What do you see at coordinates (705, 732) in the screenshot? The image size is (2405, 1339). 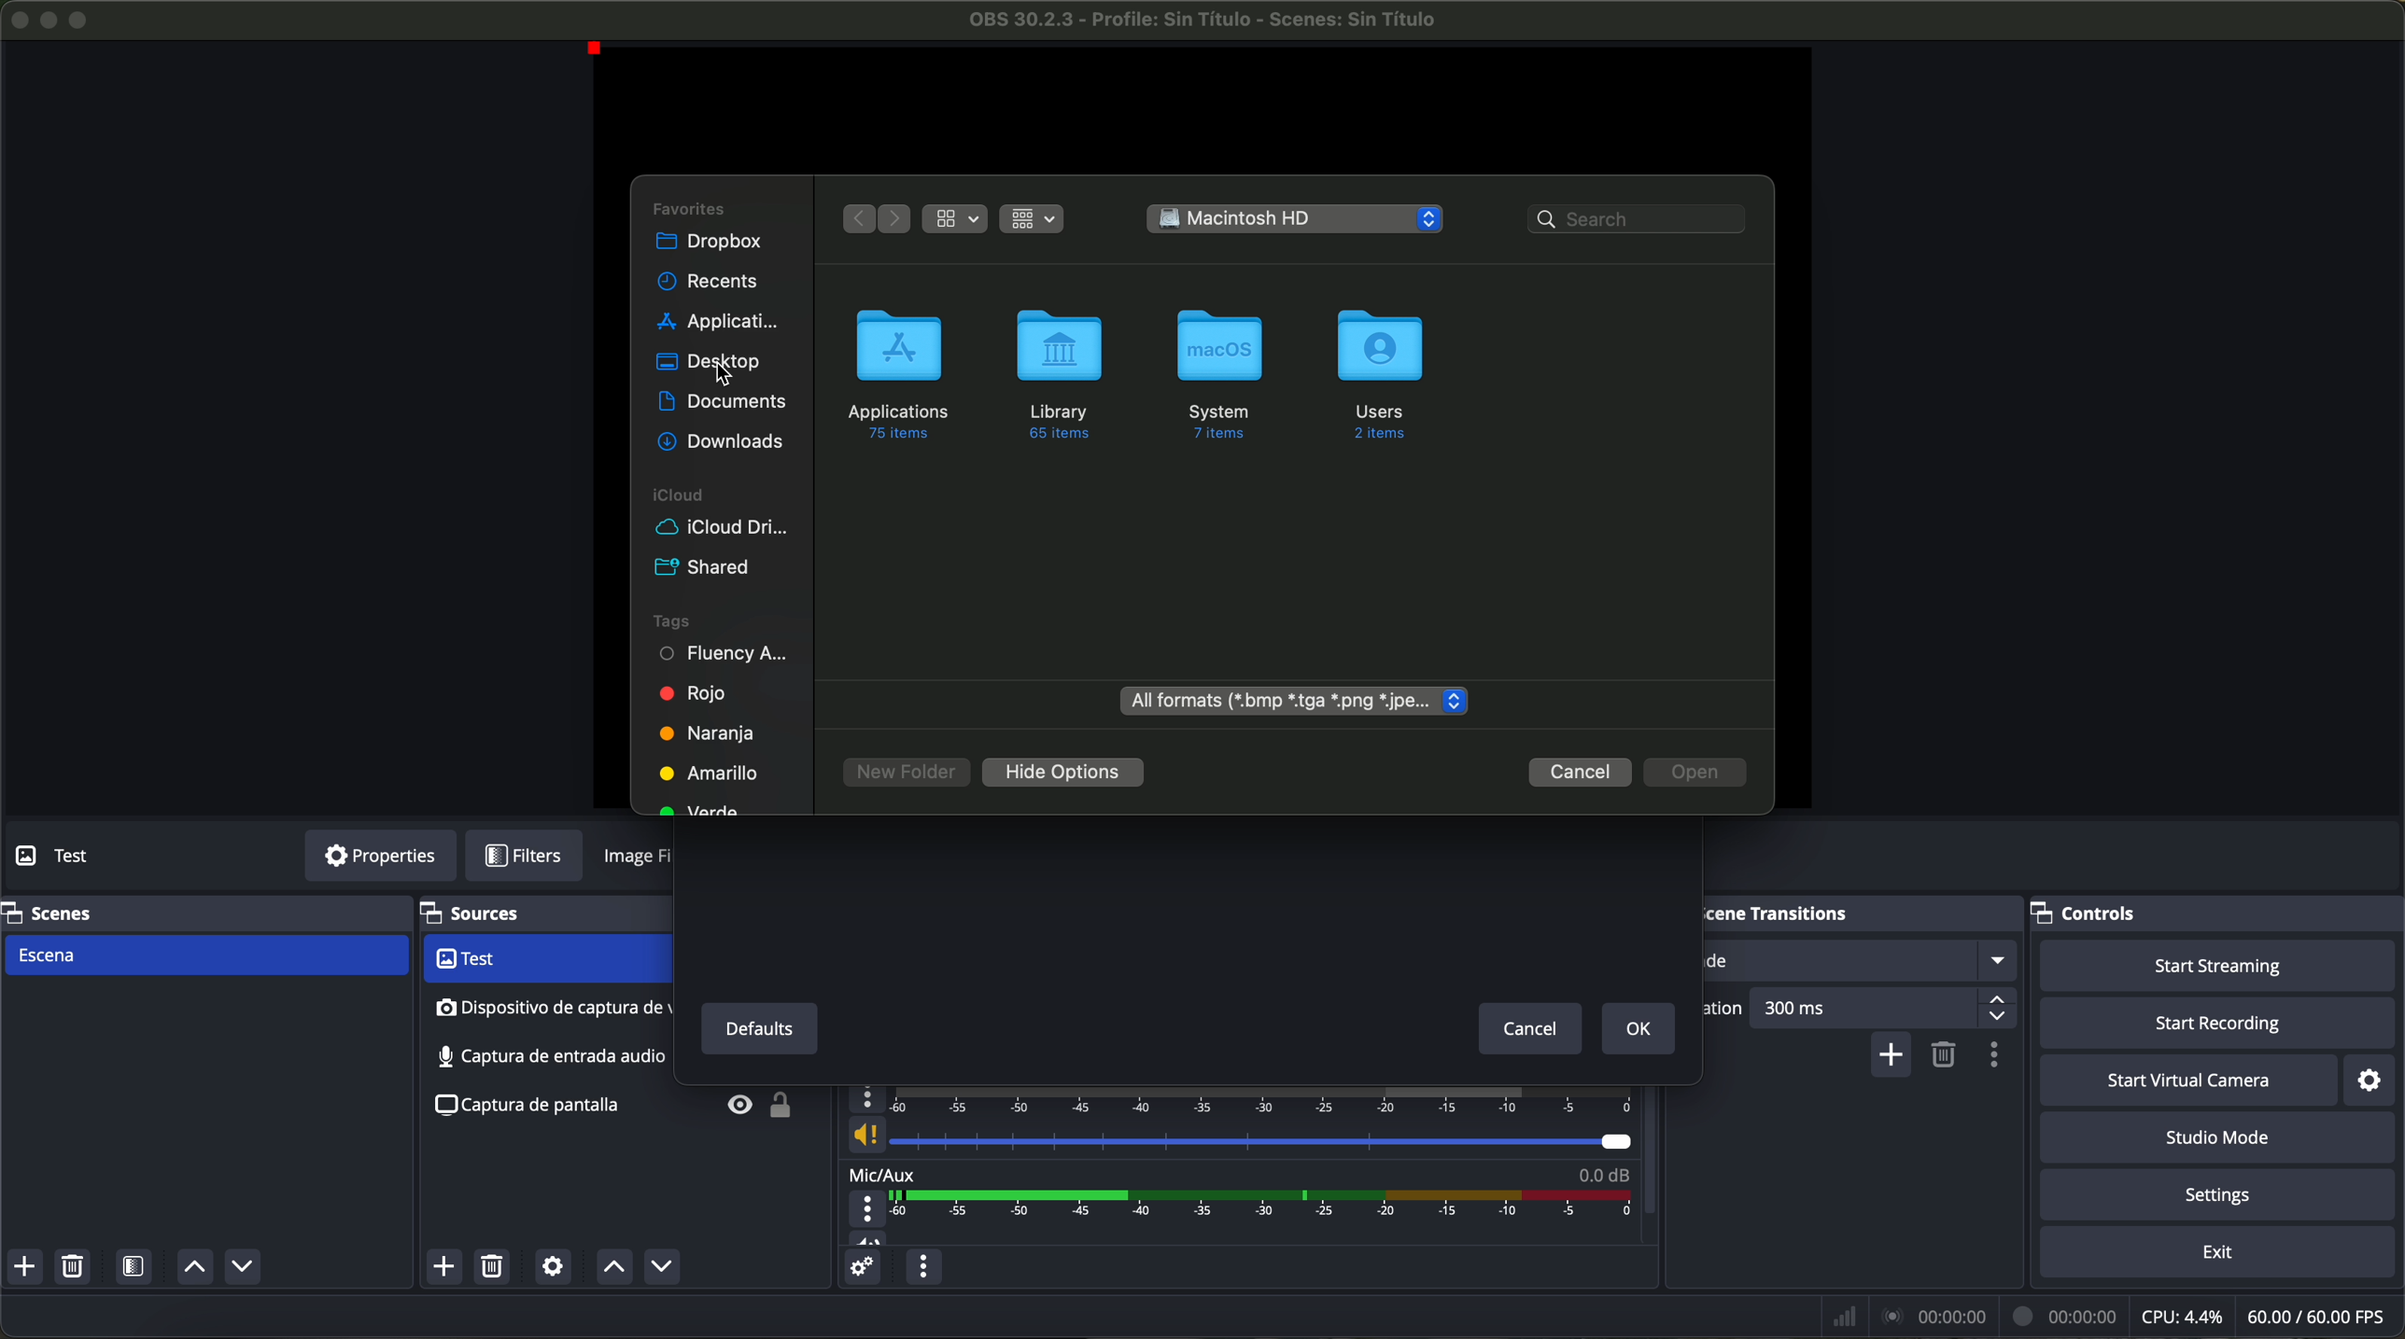 I see `orange` at bounding box center [705, 732].